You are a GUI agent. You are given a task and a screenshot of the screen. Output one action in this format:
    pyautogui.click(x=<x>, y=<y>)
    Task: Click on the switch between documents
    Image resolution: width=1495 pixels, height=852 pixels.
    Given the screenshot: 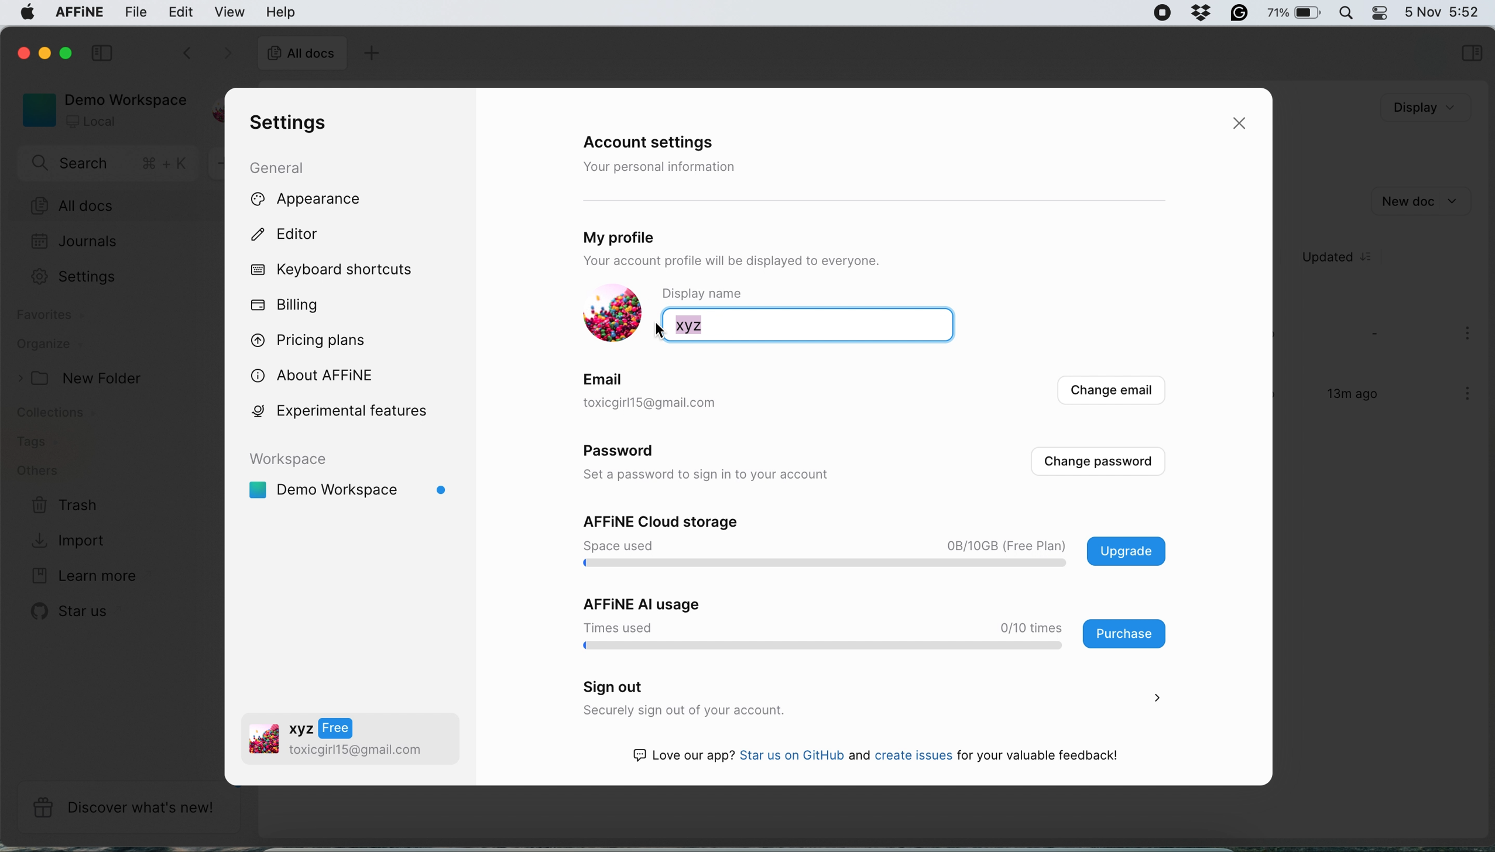 What is the action you would take?
    pyautogui.click(x=204, y=54)
    